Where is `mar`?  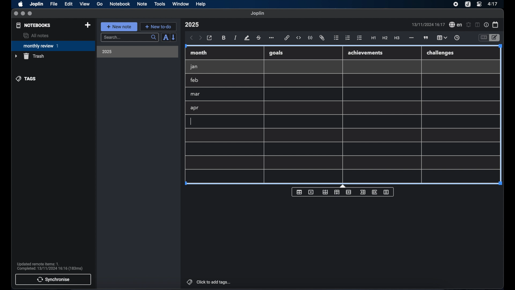
mar is located at coordinates (196, 94).